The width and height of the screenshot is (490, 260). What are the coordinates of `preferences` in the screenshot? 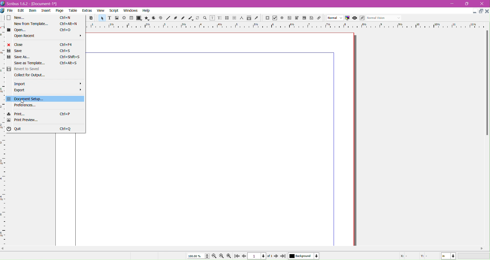 It's located at (25, 106).